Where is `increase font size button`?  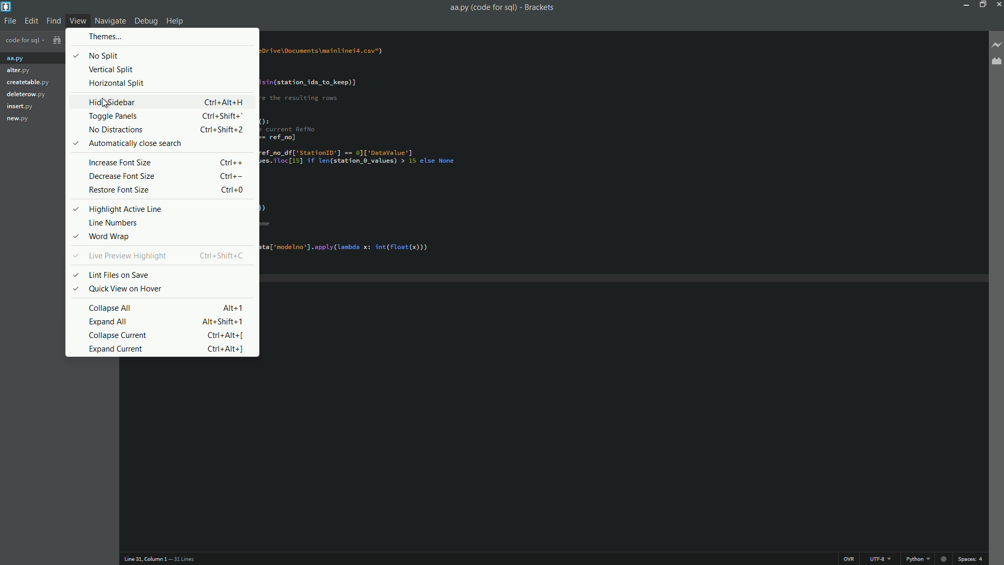 increase font size button is located at coordinates (120, 163).